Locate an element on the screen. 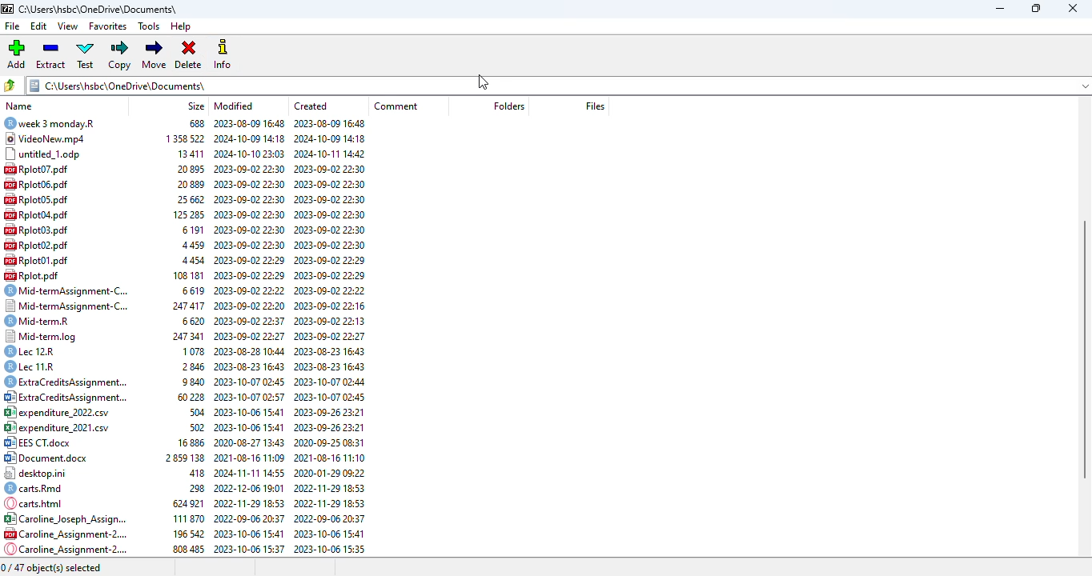 The width and height of the screenshot is (1092, 576). 2023-09-02 22:22 is located at coordinates (250, 290).